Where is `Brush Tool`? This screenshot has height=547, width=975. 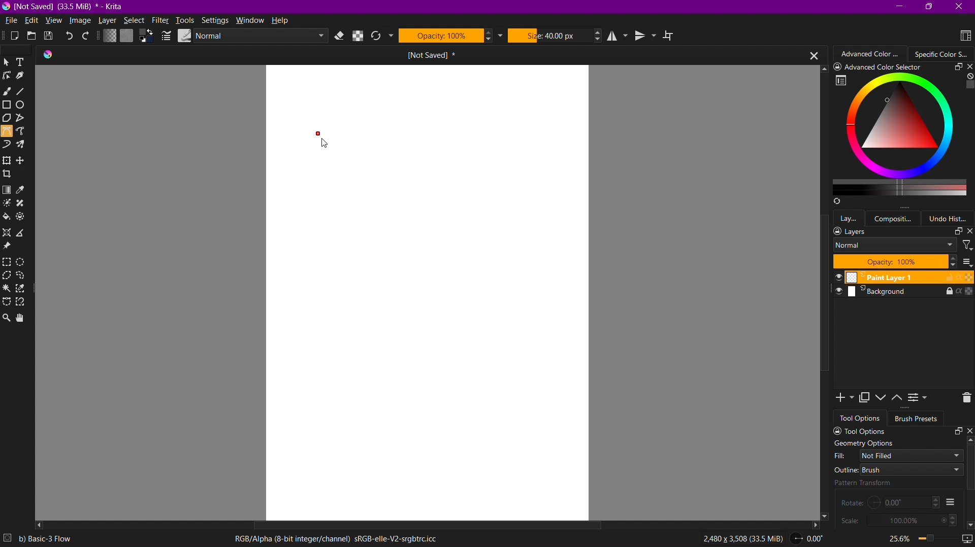 Brush Tool is located at coordinates (7, 92).